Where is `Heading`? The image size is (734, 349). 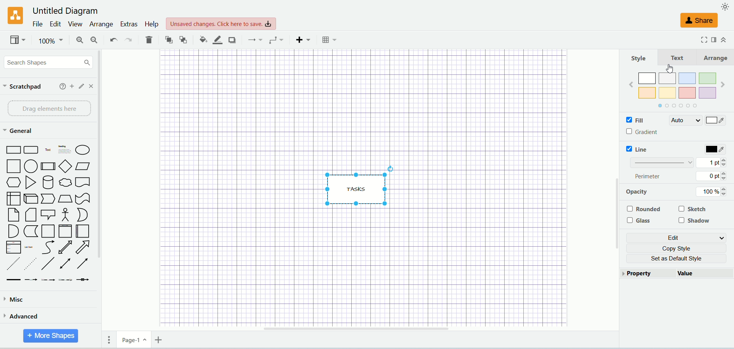
Heading is located at coordinates (65, 149).